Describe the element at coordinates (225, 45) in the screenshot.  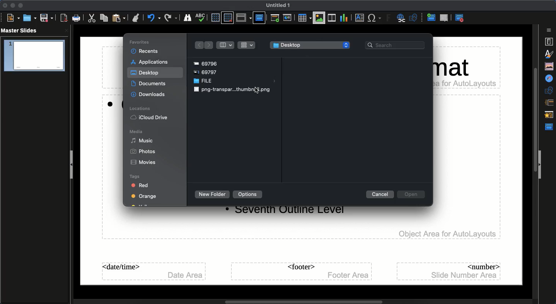
I see `Column` at that location.